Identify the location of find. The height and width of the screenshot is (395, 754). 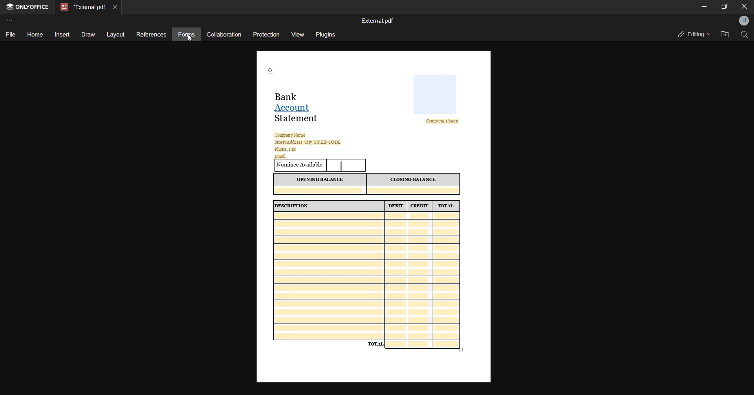
(745, 36).